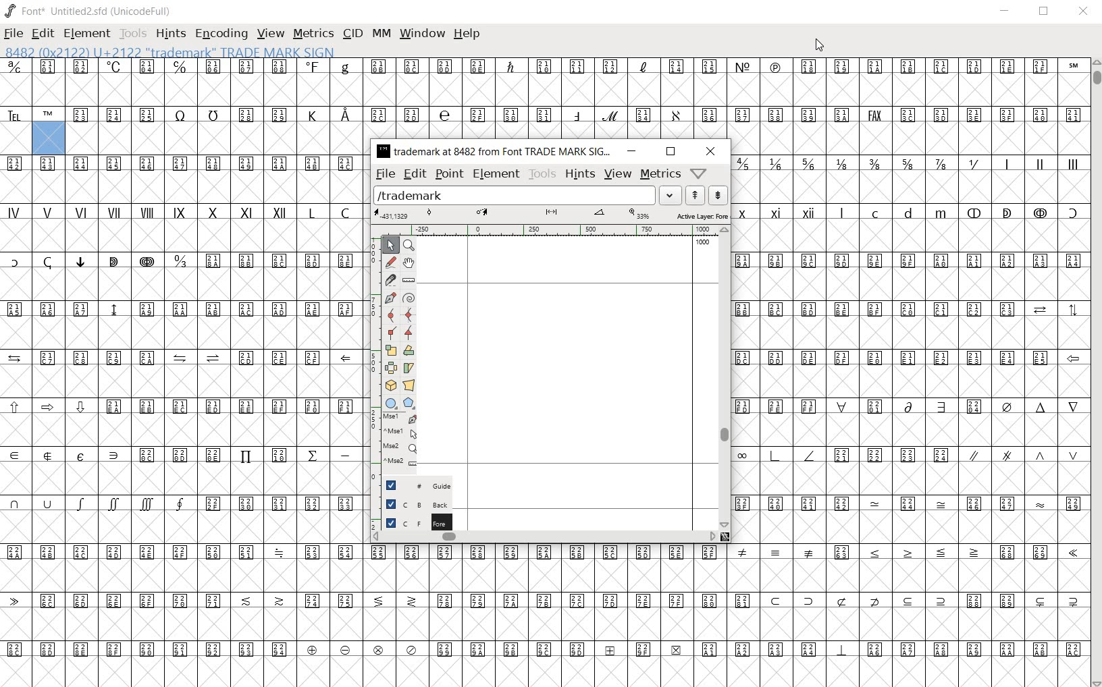 The height and width of the screenshot is (687, 1102). What do you see at coordinates (398, 441) in the screenshot?
I see `mse1 mse1 mse2 mse2` at bounding box center [398, 441].